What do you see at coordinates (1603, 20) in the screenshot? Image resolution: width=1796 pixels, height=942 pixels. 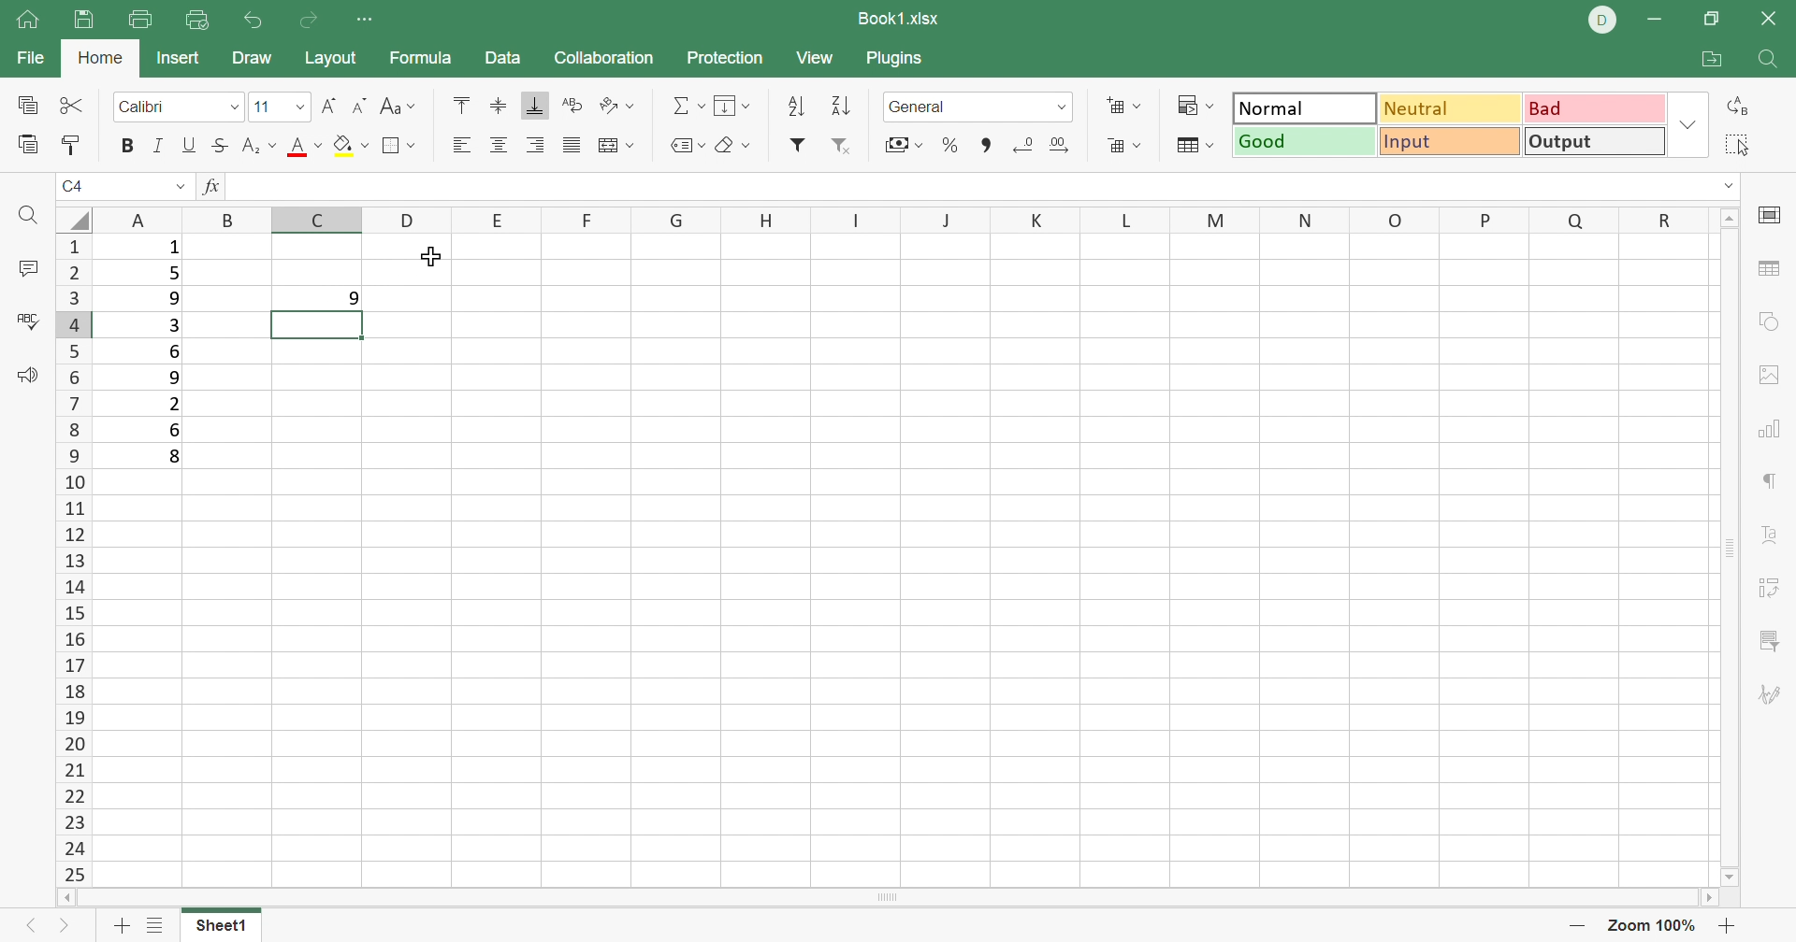 I see `DELL` at bounding box center [1603, 20].